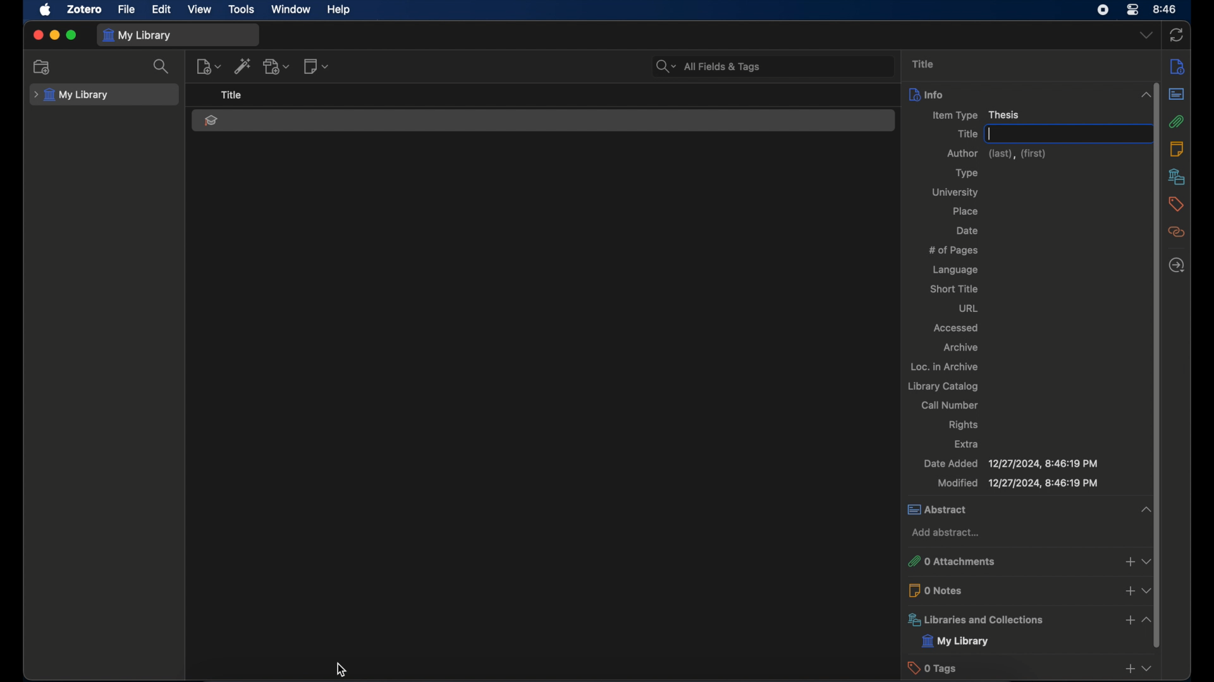 The width and height of the screenshot is (1214, 682). Describe the element at coordinates (953, 289) in the screenshot. I see `short title` at that location.